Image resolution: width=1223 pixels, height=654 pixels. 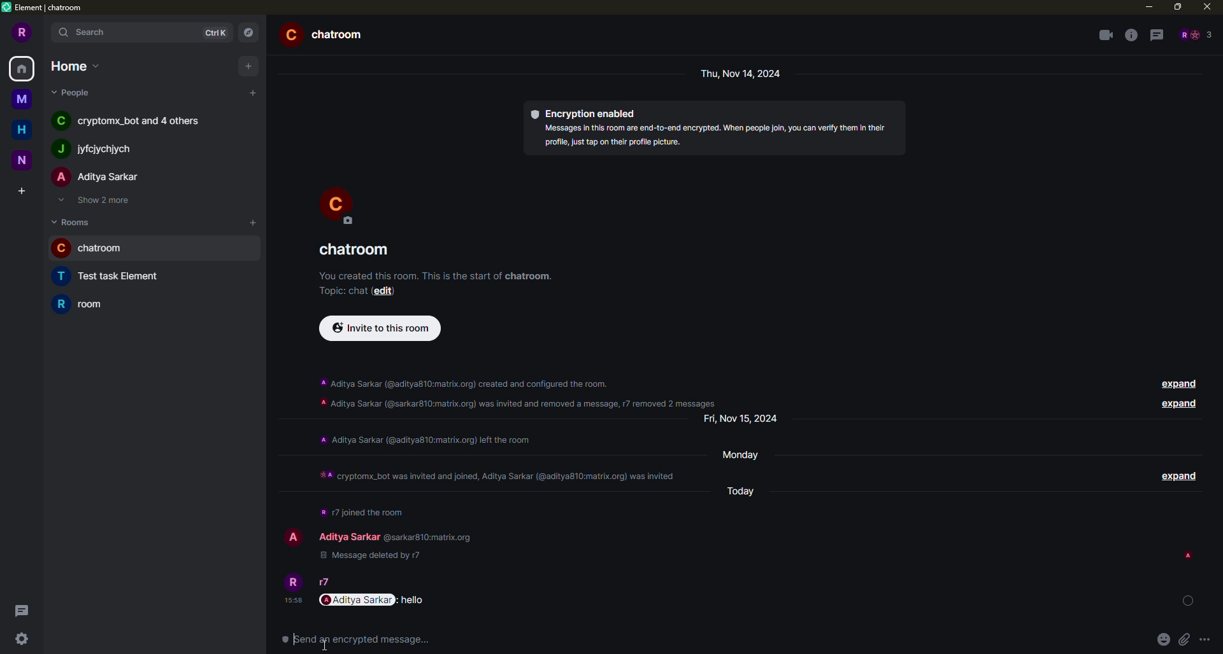 I want to click on cursor, so click(x=325, y=645).